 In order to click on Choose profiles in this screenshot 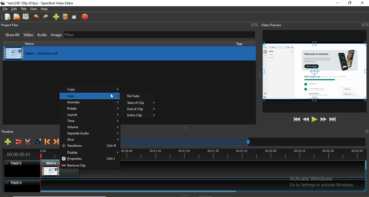, I will do `click(65, 17)`.